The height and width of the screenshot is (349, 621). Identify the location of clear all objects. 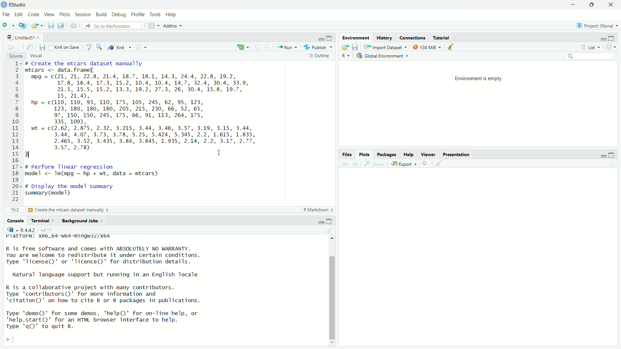
(453, 47).